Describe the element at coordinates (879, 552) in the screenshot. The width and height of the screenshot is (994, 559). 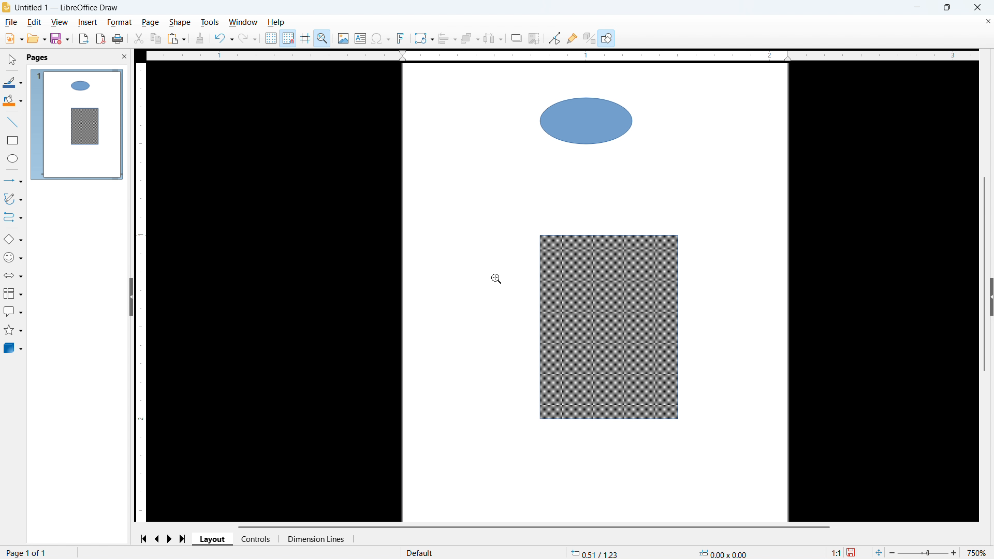
I see `Fit to page ` at that location.